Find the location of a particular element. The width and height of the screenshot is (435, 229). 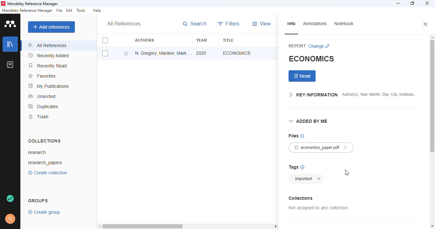

cursor is located at coordinates (347, 173).